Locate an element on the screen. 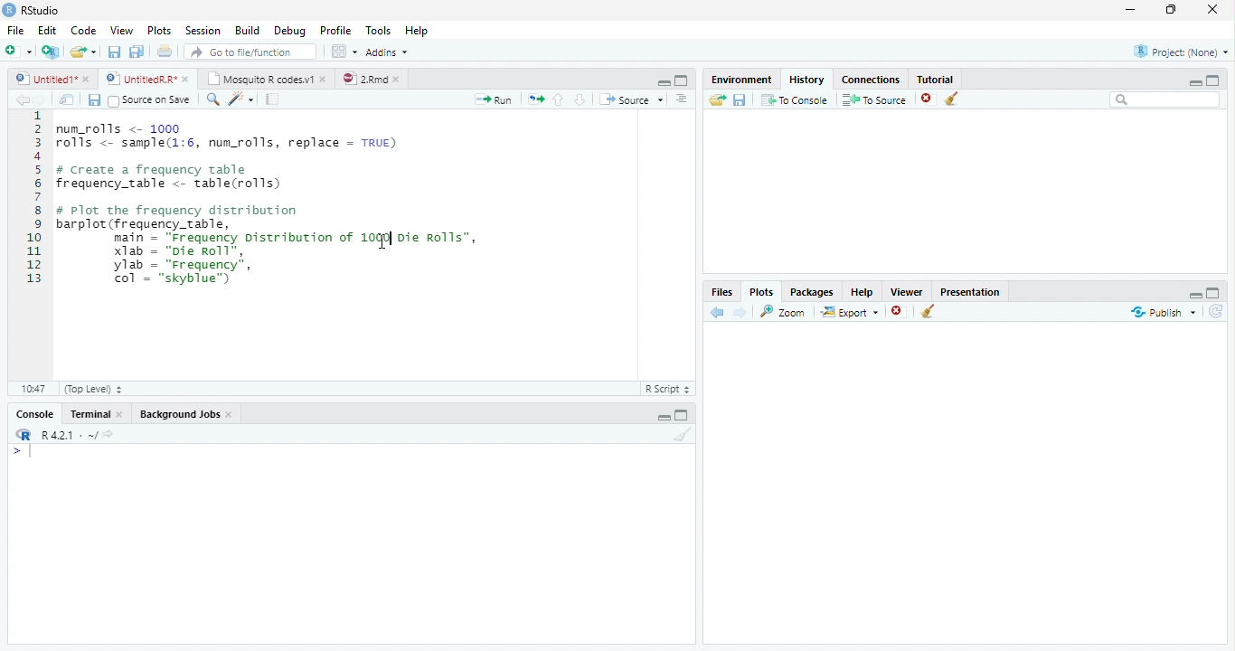 This screenshot has width=1235, height=651. View is located at coordinates (122, 29).